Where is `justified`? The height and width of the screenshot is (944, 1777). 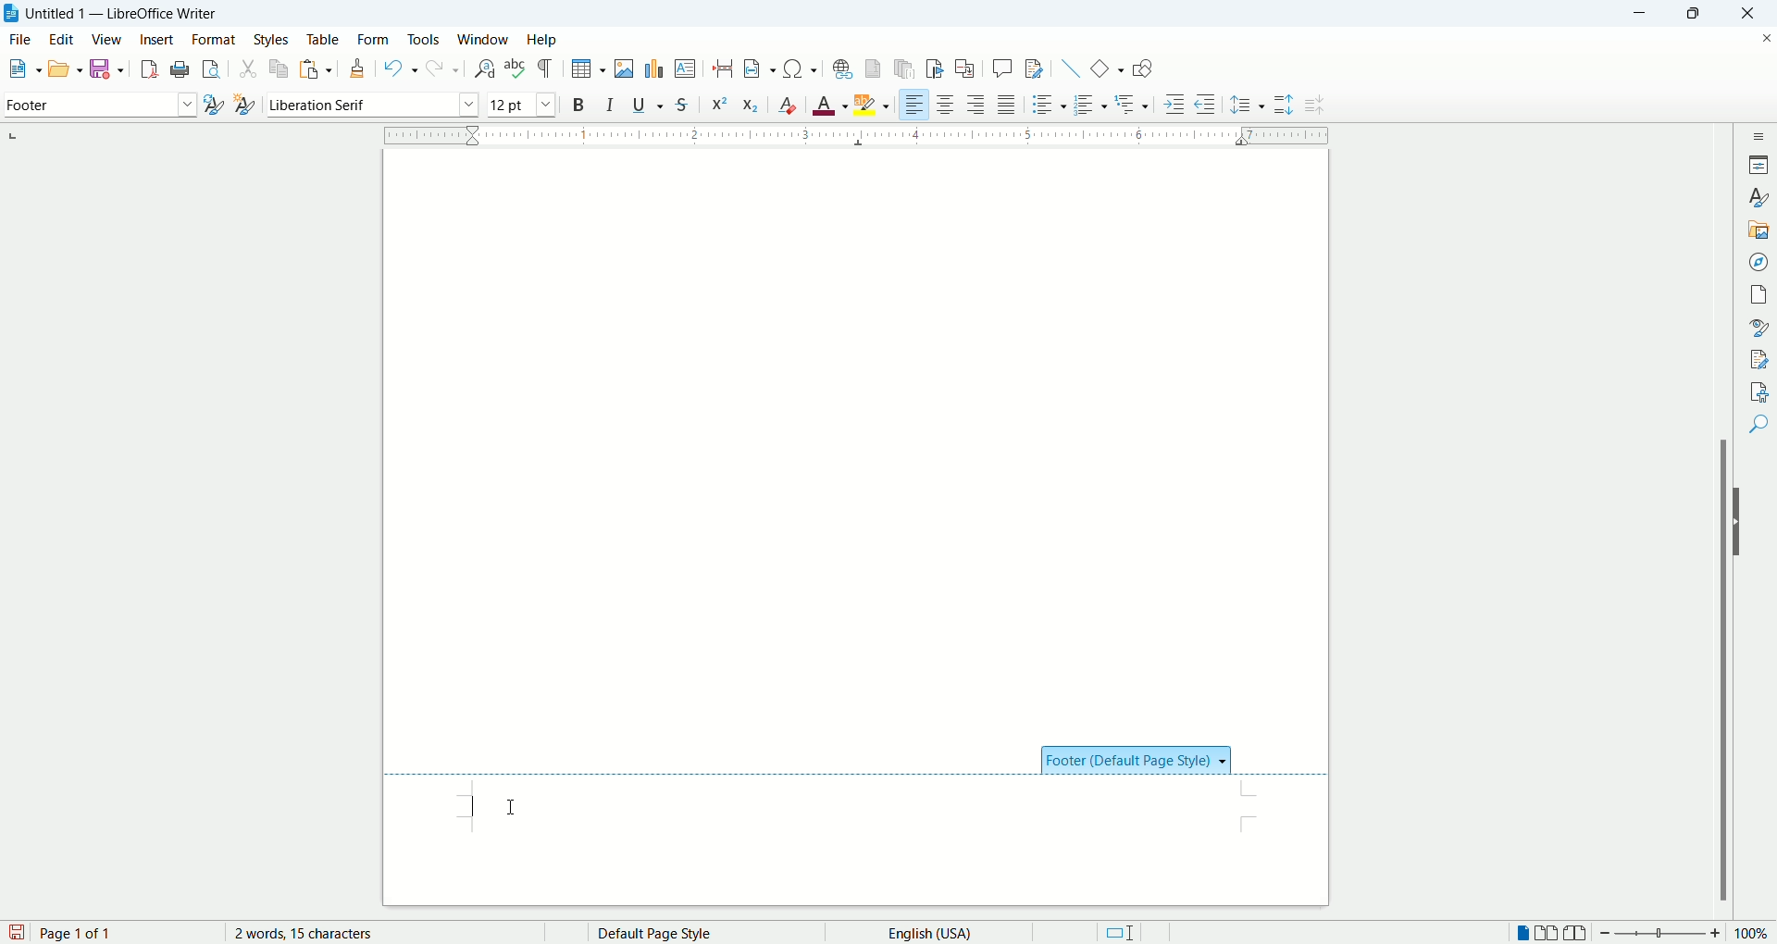 justified is located at coordinates (1009, 105).